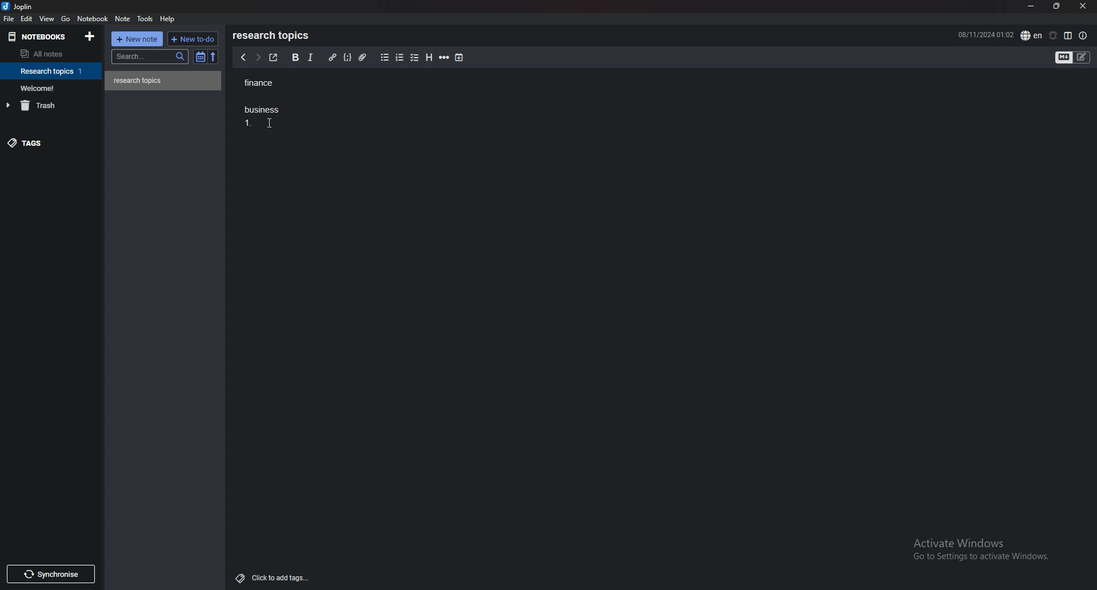 This screenshot has width=1097, height=590. I want to click on new note, so click(138, 38).